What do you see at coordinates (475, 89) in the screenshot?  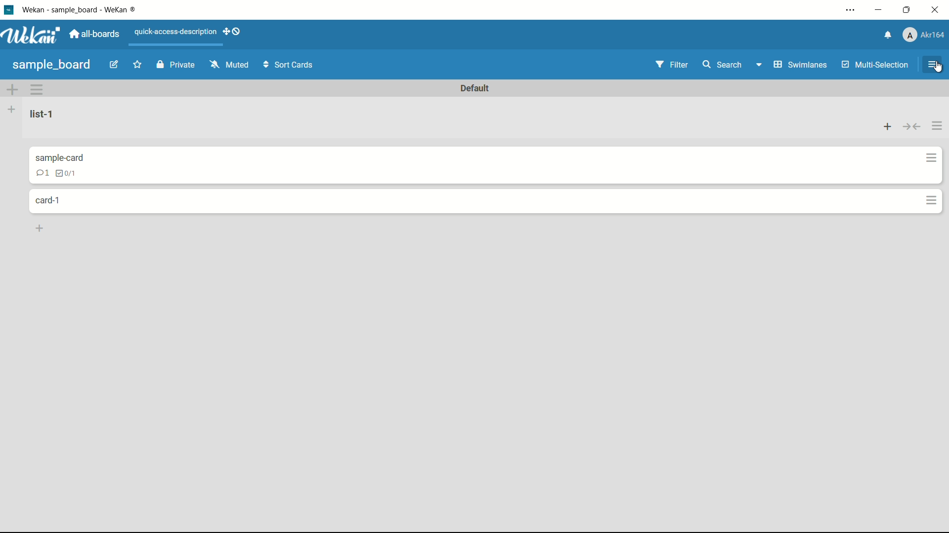 I see `default` at bounding box center [475, 89].